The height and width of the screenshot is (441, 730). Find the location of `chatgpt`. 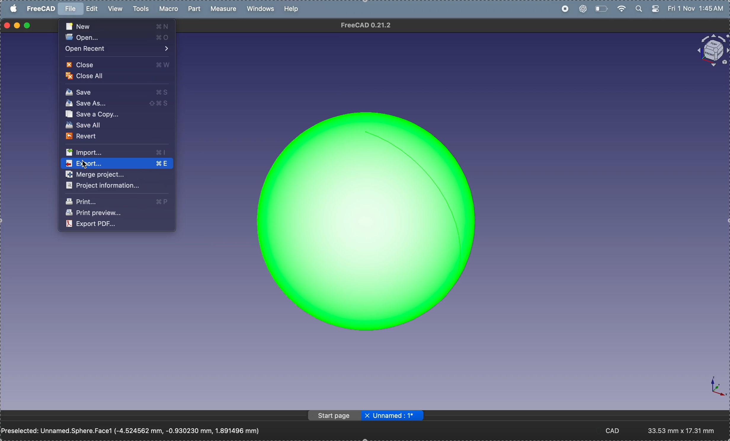

chatgpt is located at coordinates (582, 9).